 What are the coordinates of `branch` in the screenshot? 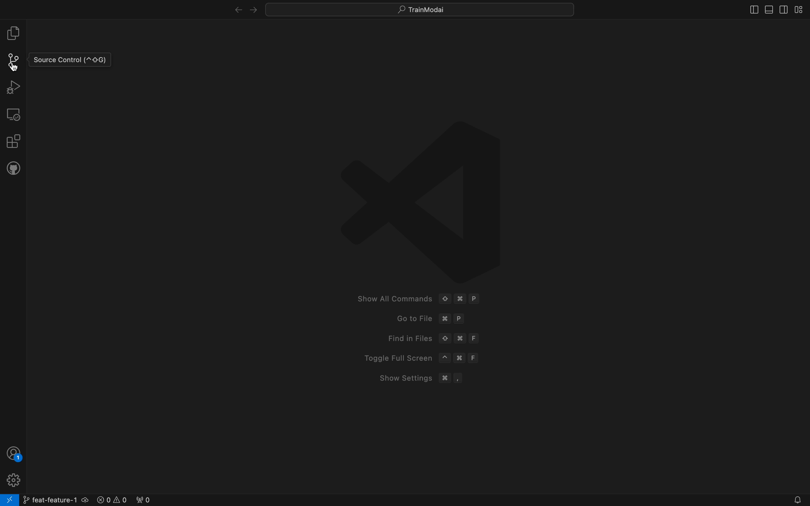 It's located at (55, 499).